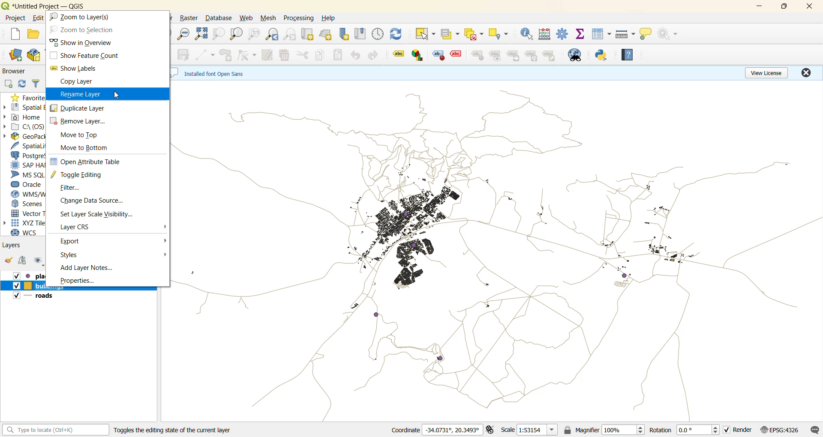 The height and width of the screenshot is (437, 823). Describe the element at coordinates (456, 56) in the screenshot. I see `effect` at that location.